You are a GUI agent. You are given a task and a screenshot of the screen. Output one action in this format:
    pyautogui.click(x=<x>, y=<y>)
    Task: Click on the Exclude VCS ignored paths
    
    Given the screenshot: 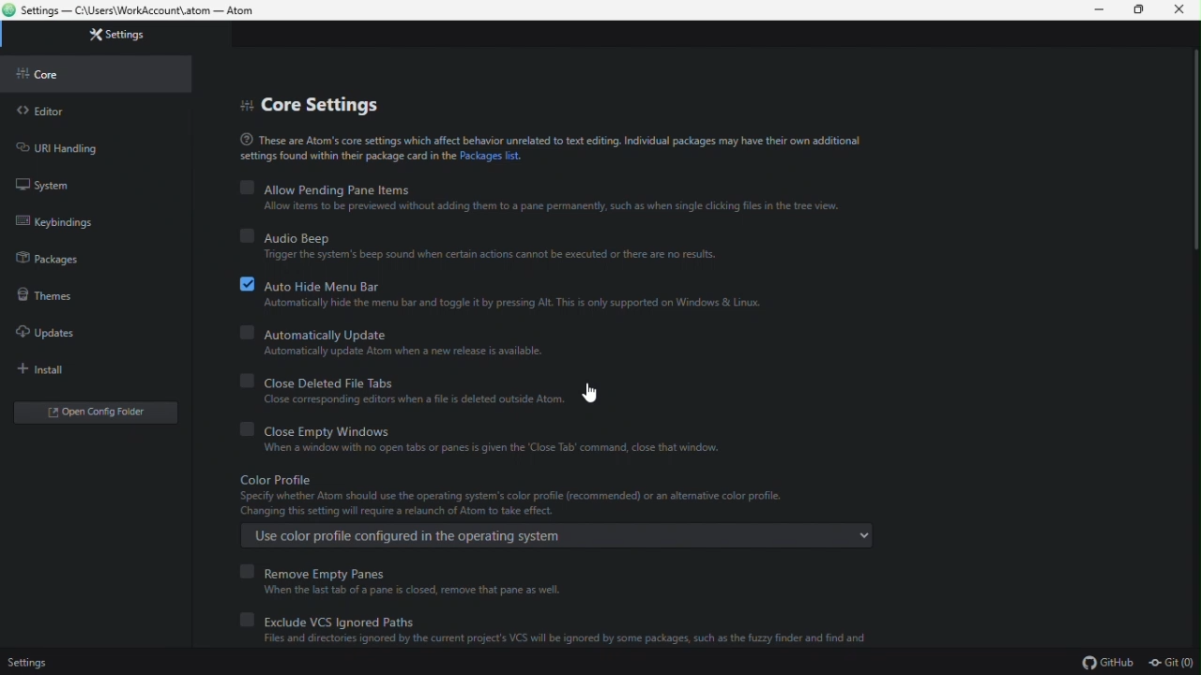 What is the action you would take?
    pyautogui.click(x=339, y=617)
    